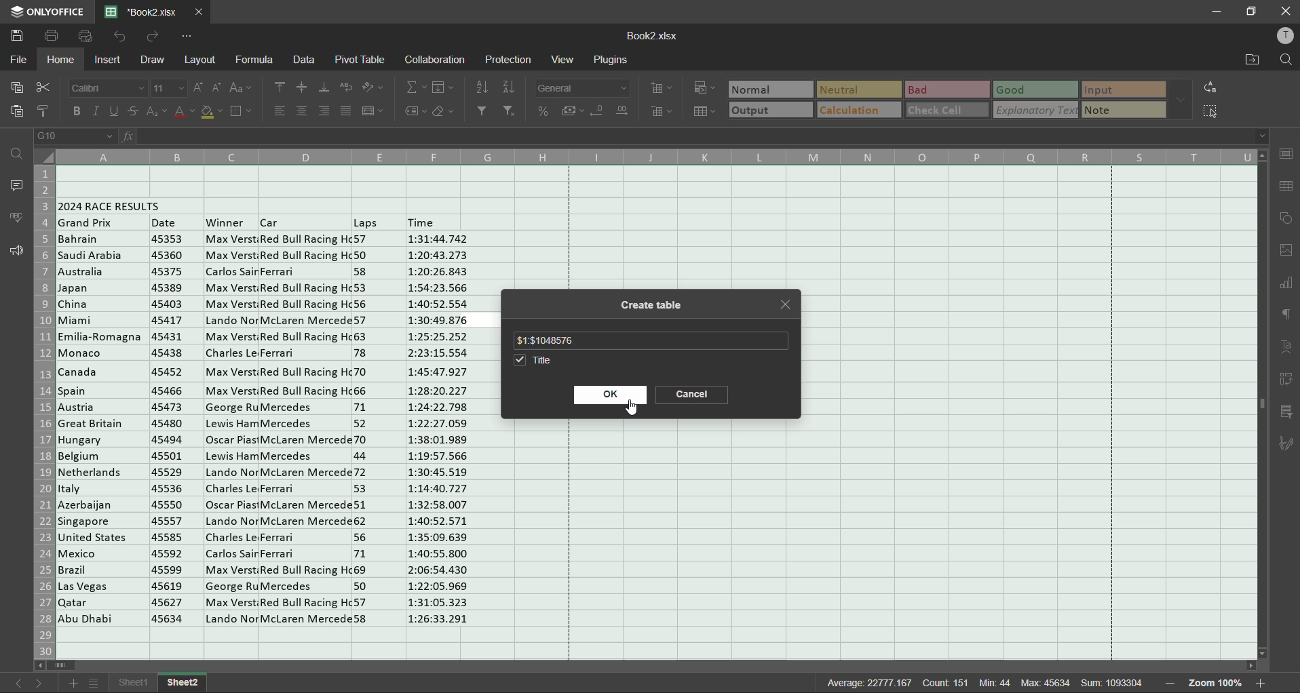 This screenshot has width=1300, height=693. What do you see at coordinates (375, 112) in the screenshot?
I see `merge and center` at bounding box center [375, 112].